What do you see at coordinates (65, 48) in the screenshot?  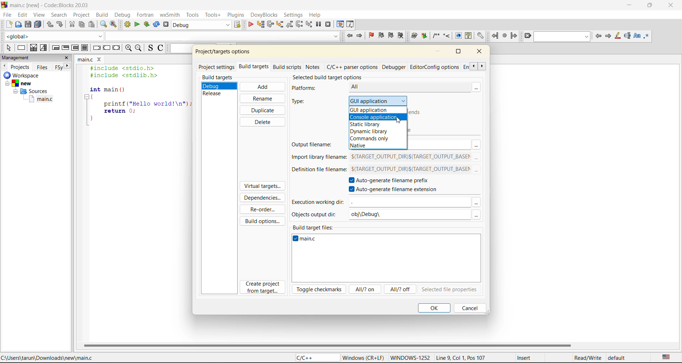 I see `exit condition loop` at bounding box center [65, 48].